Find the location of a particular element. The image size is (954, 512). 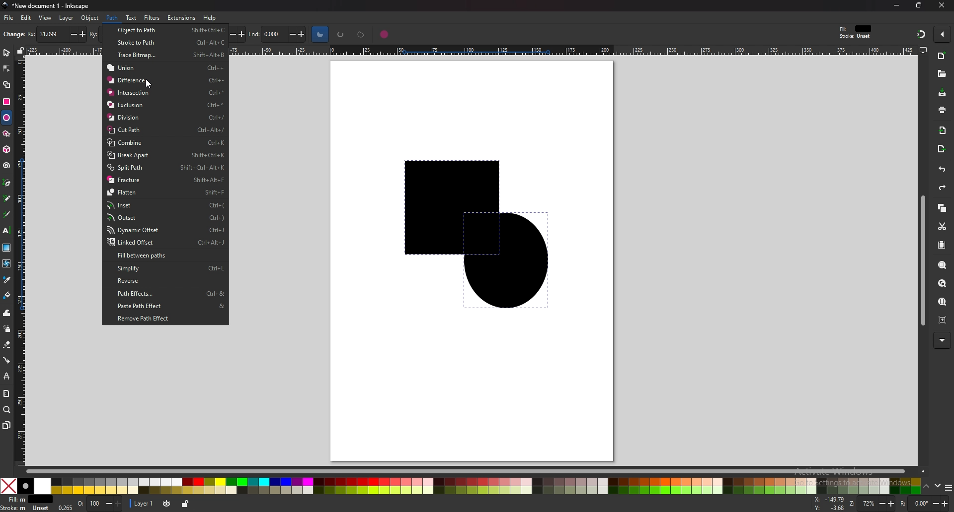

select is located at coordinates (6, 52).